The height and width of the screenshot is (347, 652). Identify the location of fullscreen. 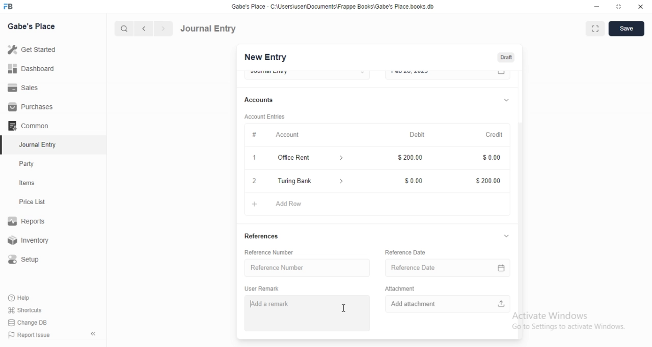
(594, 29).